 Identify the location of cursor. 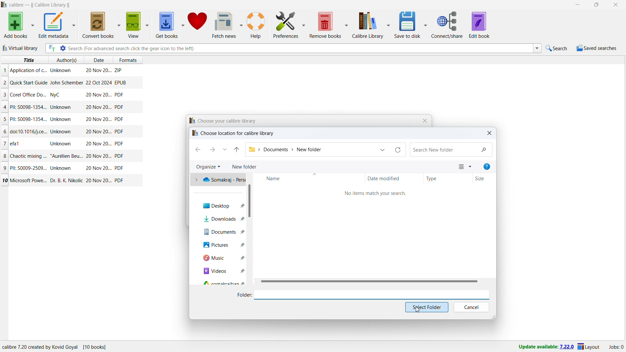
(416, 312).